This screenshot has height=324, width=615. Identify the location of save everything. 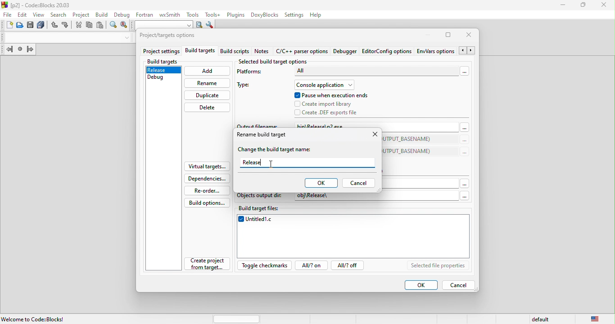
(42, 26).